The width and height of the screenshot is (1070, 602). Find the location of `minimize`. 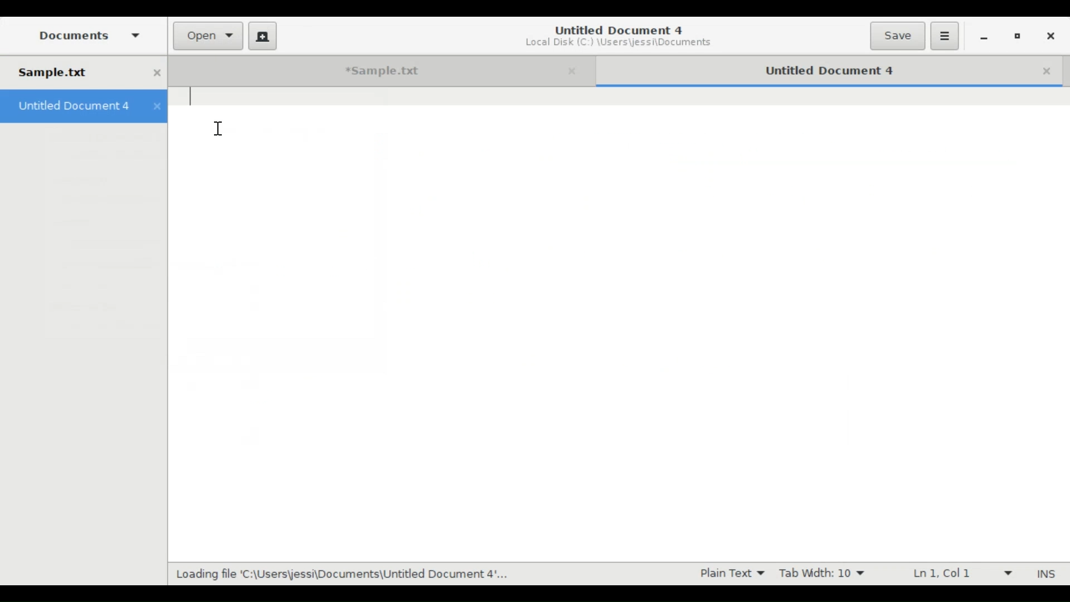

minimize is located at coordinates (985, 36).